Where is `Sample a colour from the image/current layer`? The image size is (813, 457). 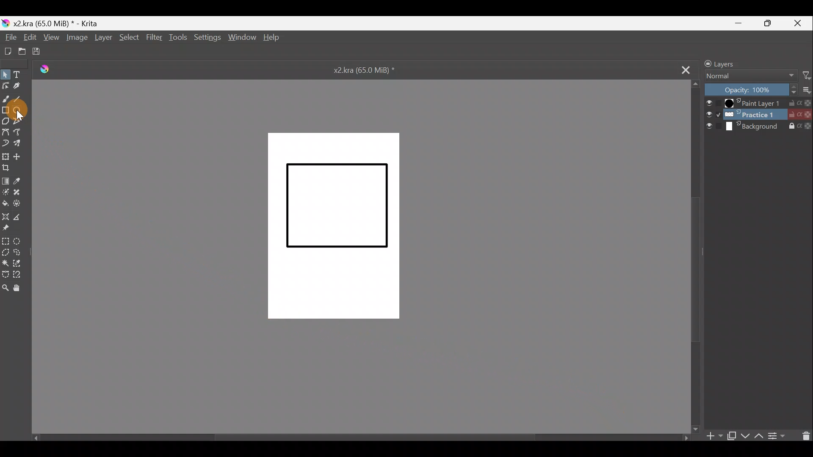
Sample a colour from the image/current layer is located at coordinates (22, 181).